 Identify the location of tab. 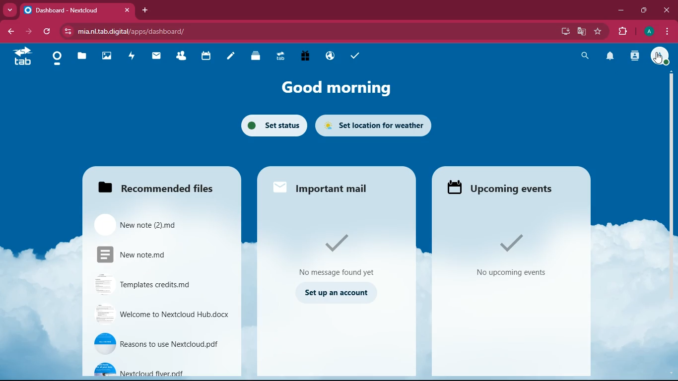
(22, 57).